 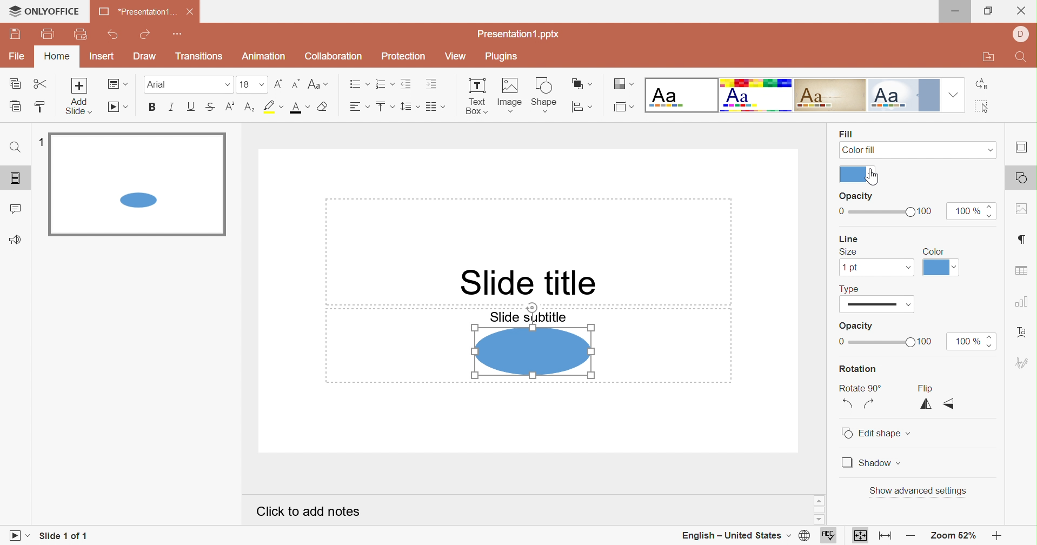 What do you see at coordinates (190, 107) in the screenshot?
I see `Underline` at bounding box center [190, 107].